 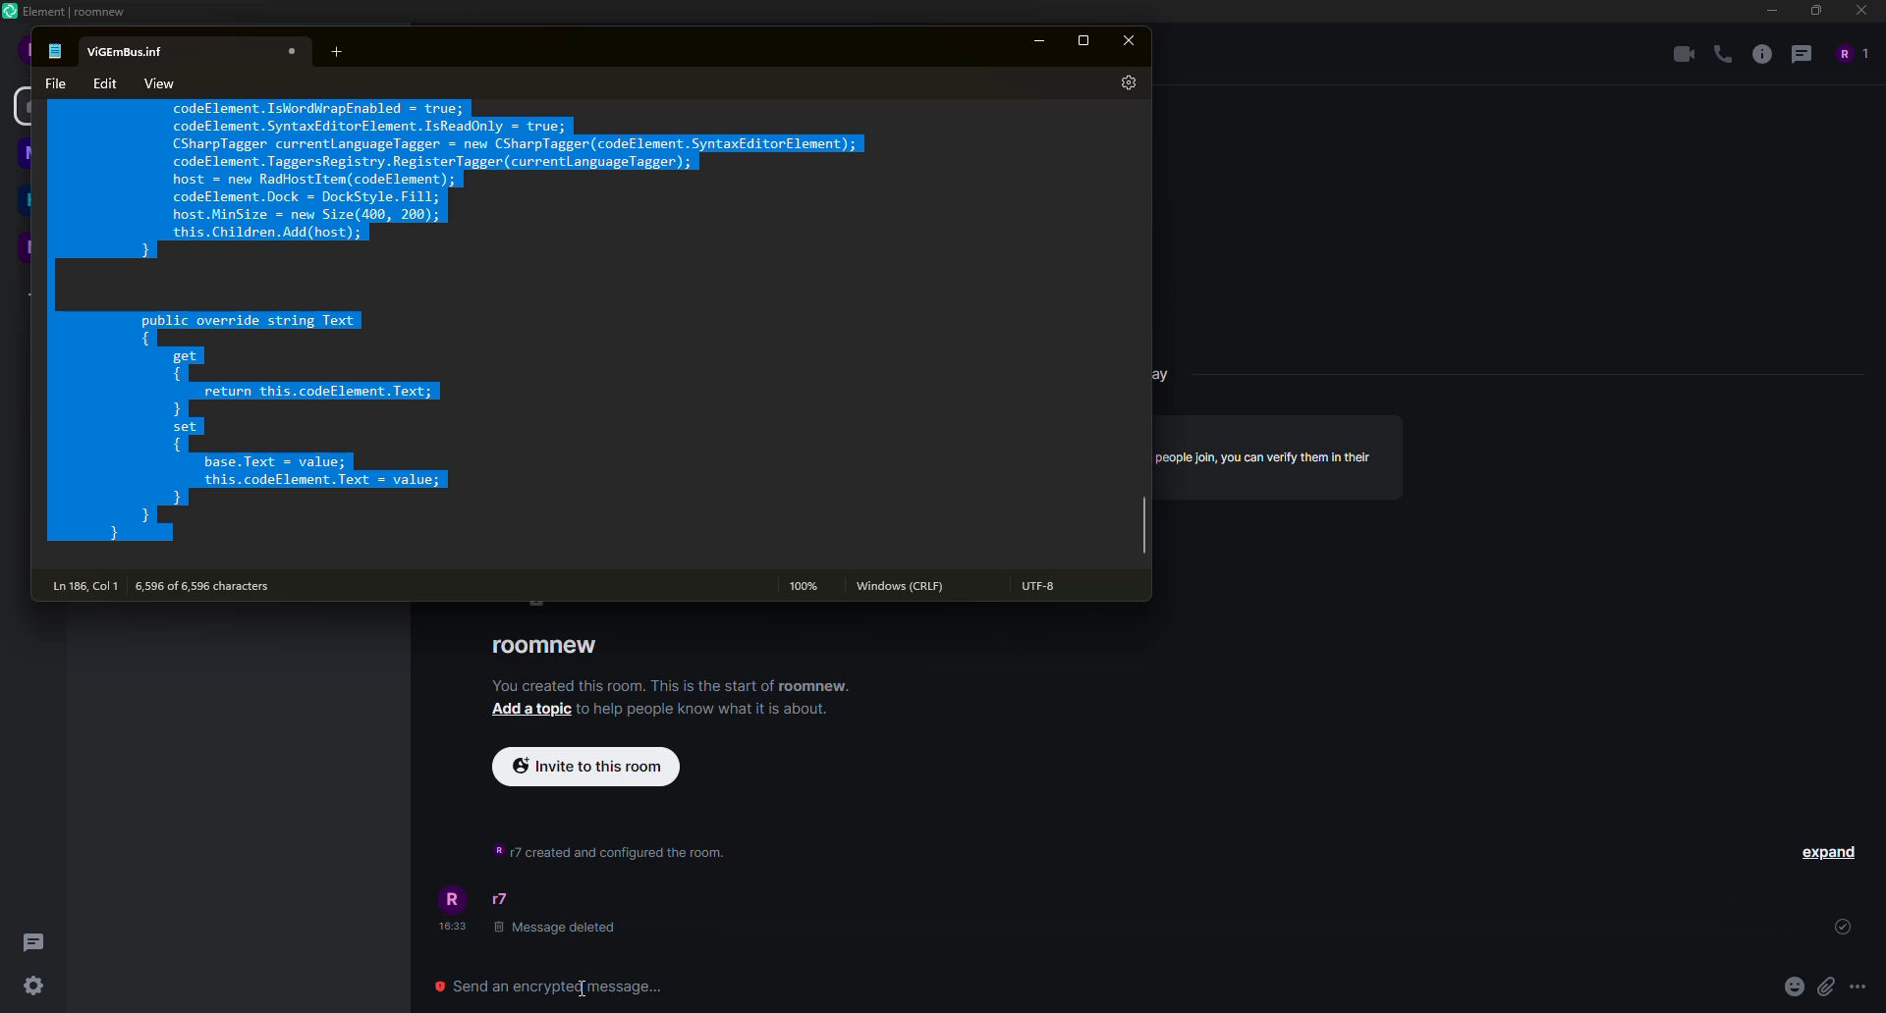 What do you see at coordinates (50, 82) in the screenshot?
I see `file` at bounding box center [50, 82].